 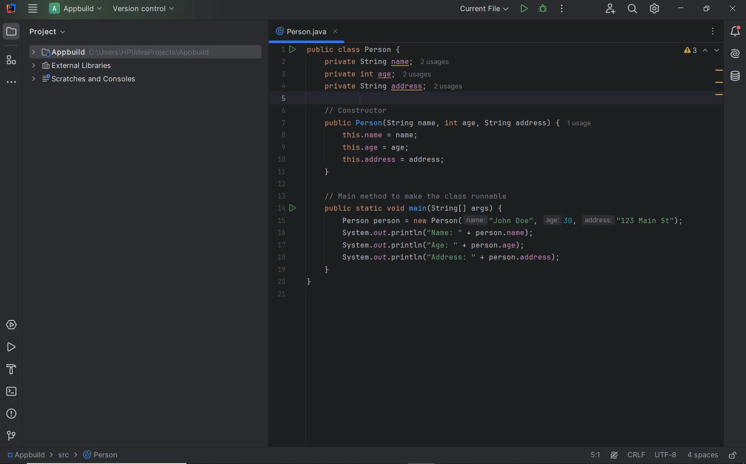 What do you see at coordinates (478, 68) in the screenshot?
I see `codes` at bounding box center [478, 68].